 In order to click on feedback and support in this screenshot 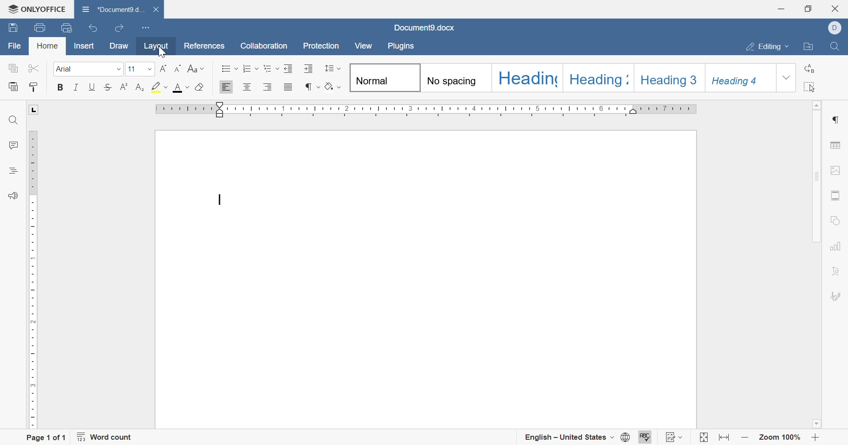, I will do `click(13, 196)`.